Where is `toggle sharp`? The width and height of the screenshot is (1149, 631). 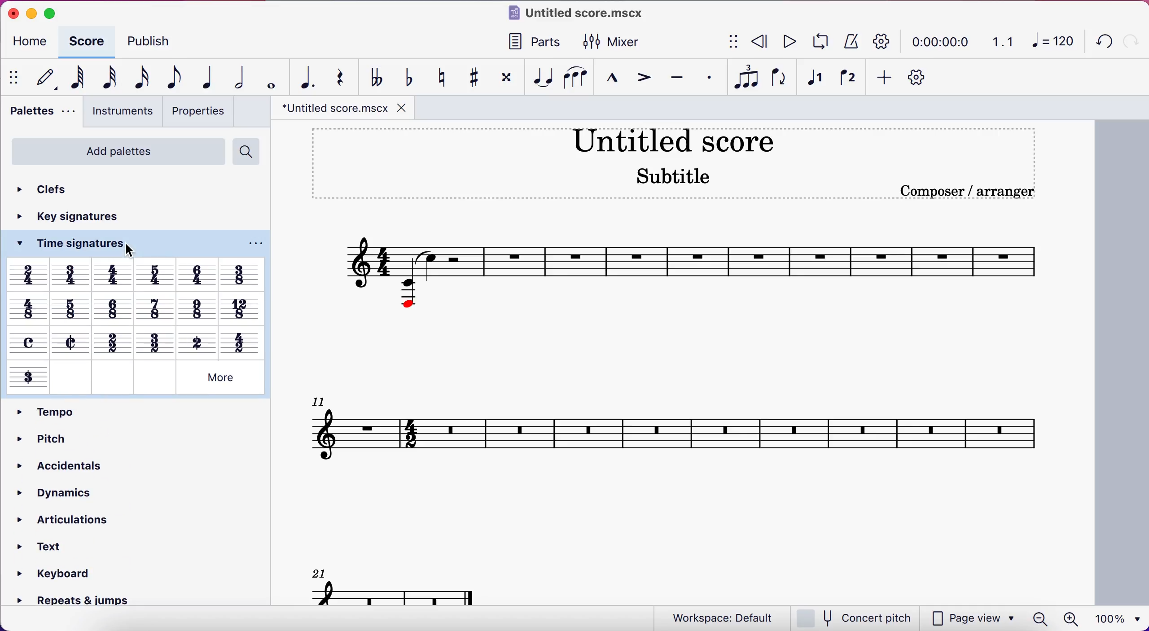 toggle sharp is located at coordinates (471, 77).